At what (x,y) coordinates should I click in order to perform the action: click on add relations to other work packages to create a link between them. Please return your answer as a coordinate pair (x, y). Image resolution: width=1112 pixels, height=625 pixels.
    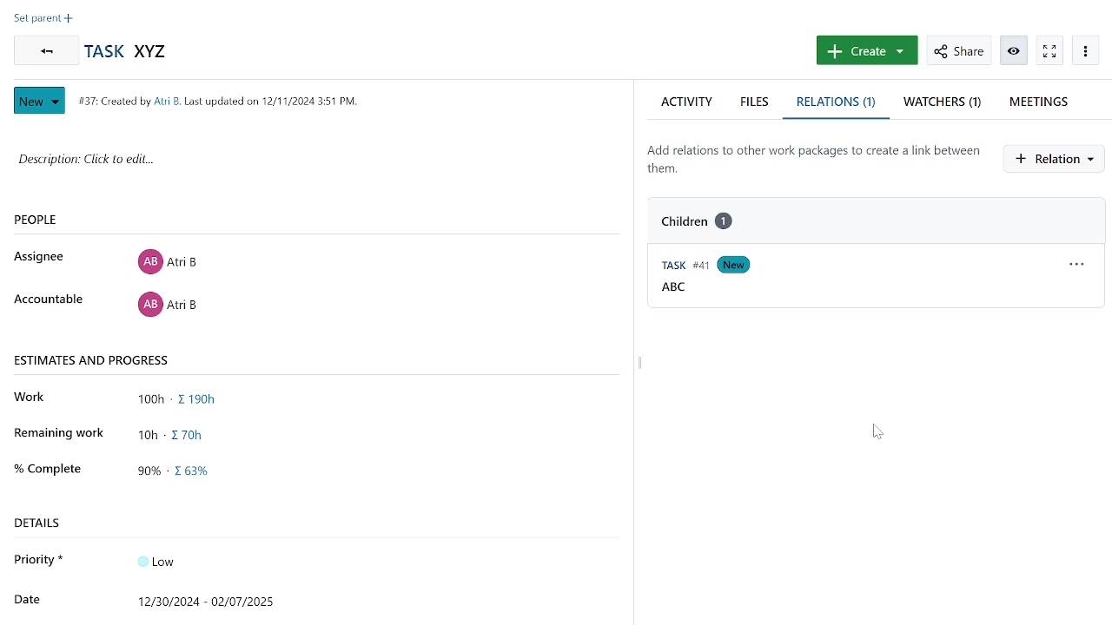
    Looking at the image, I should click on (813, 159).